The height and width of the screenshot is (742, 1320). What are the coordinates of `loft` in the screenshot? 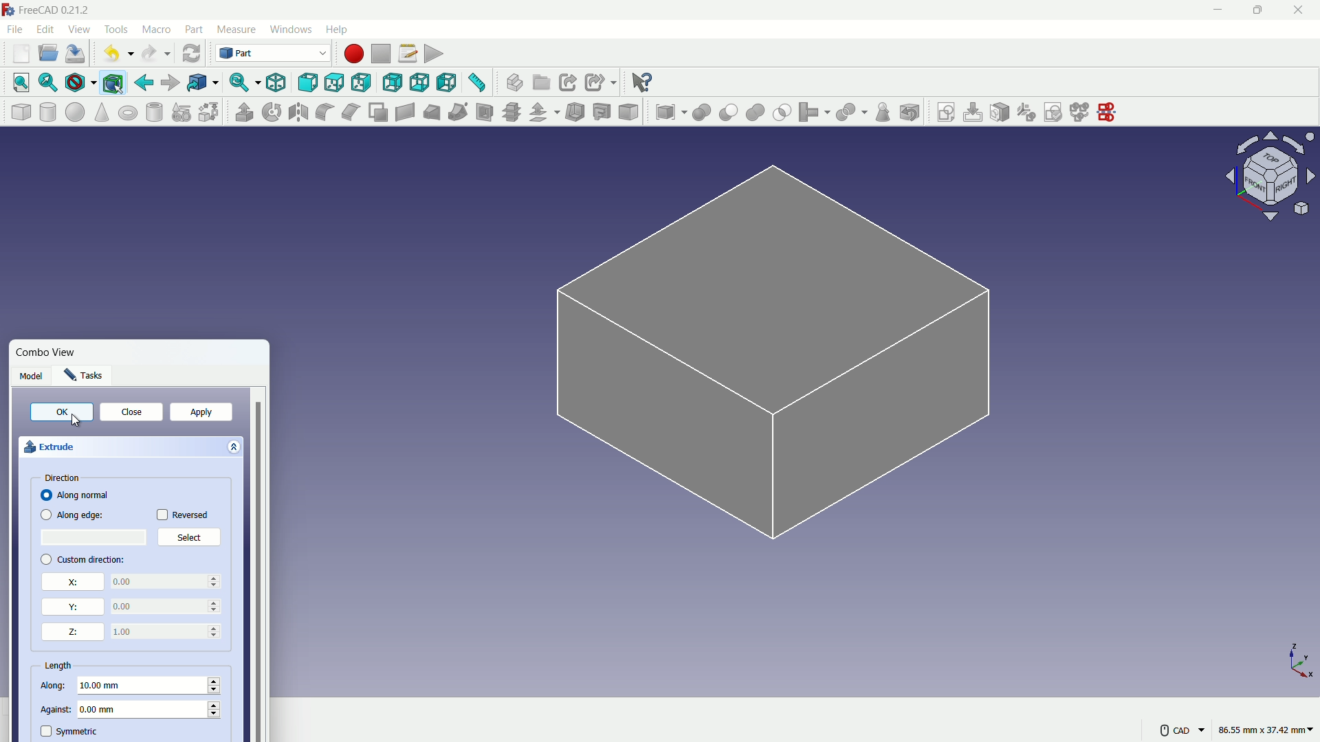 It's located at (432, 112).